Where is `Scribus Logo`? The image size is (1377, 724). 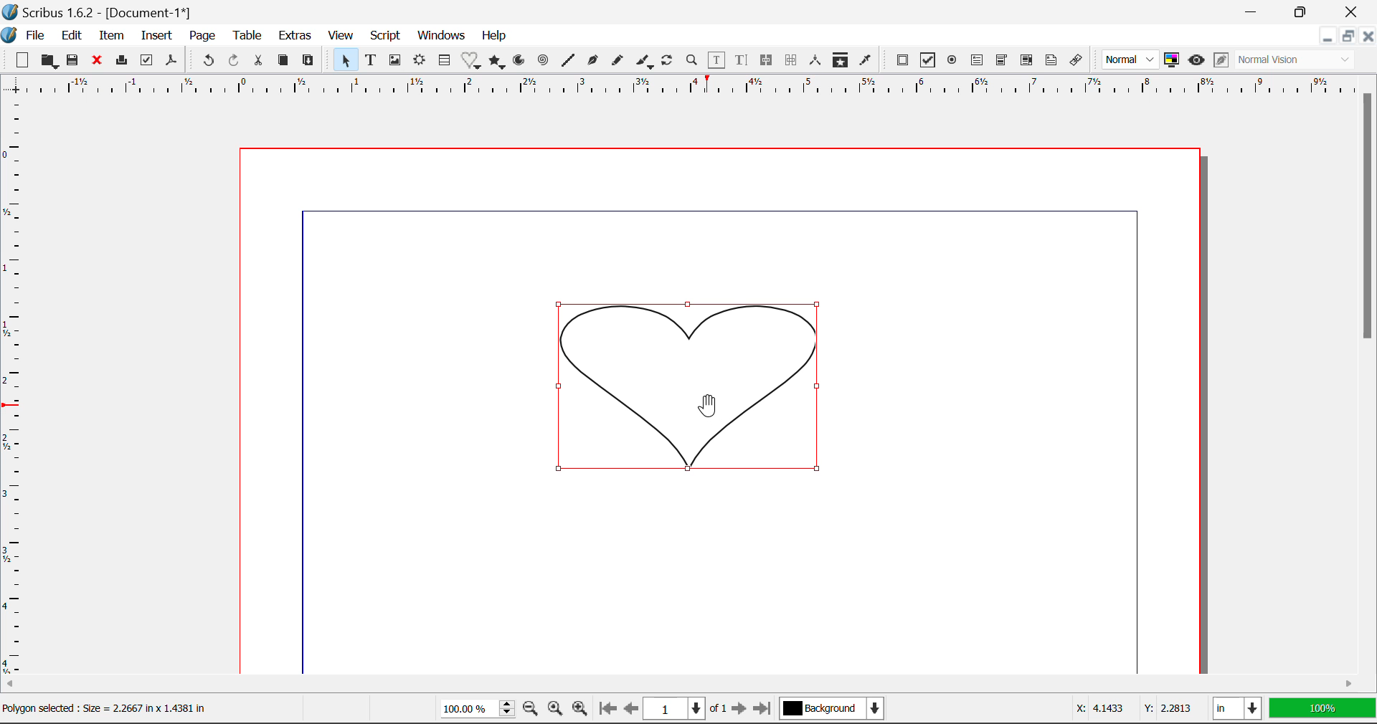
Scribus Logo is located at coordinates (9, 36).